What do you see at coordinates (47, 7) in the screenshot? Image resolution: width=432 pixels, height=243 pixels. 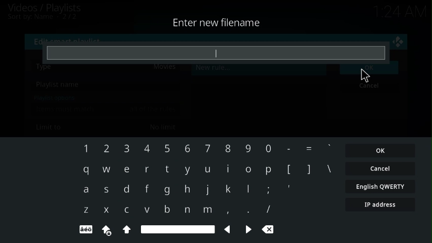 I see `videos` at bounding box center [47, 7].